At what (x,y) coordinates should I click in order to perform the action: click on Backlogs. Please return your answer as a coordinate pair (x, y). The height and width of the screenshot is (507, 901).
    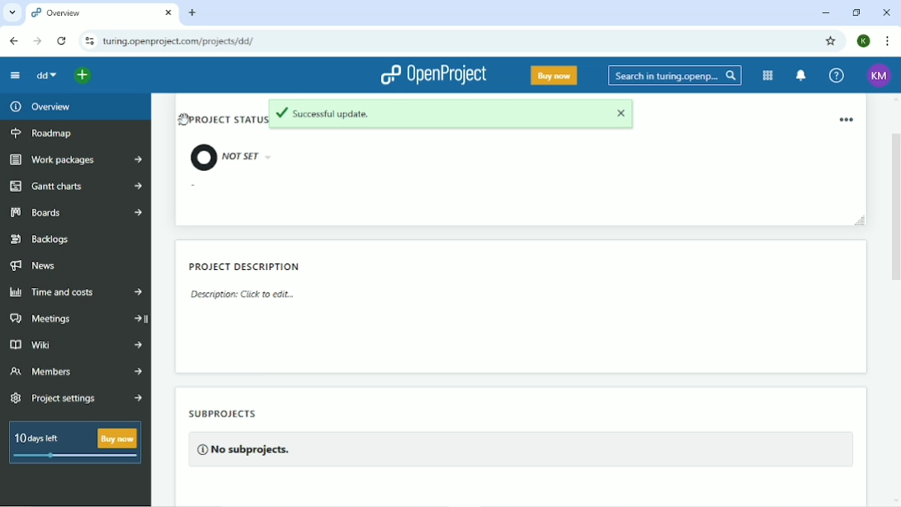
    Looking at the image, I should click on (40, 238).